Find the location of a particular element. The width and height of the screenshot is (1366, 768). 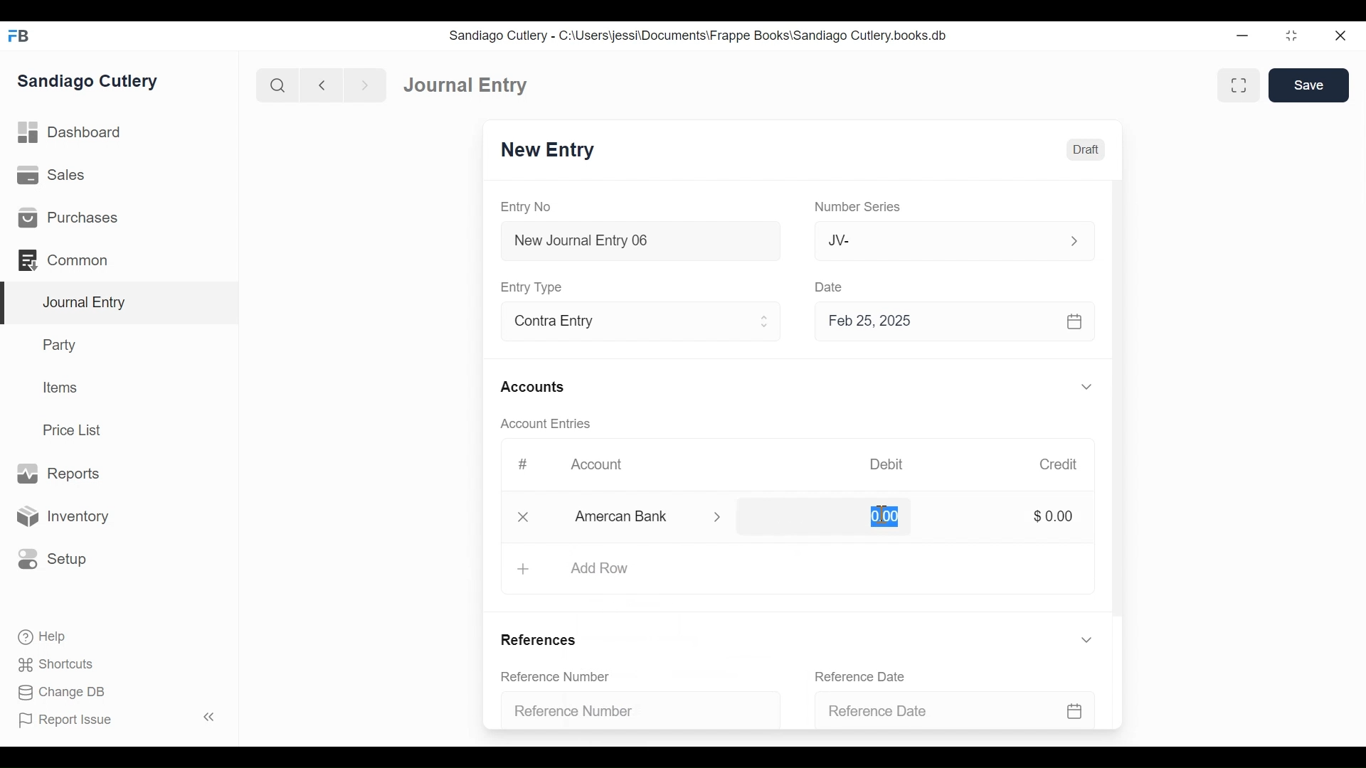

JV- is located at coordinates (938, 239).